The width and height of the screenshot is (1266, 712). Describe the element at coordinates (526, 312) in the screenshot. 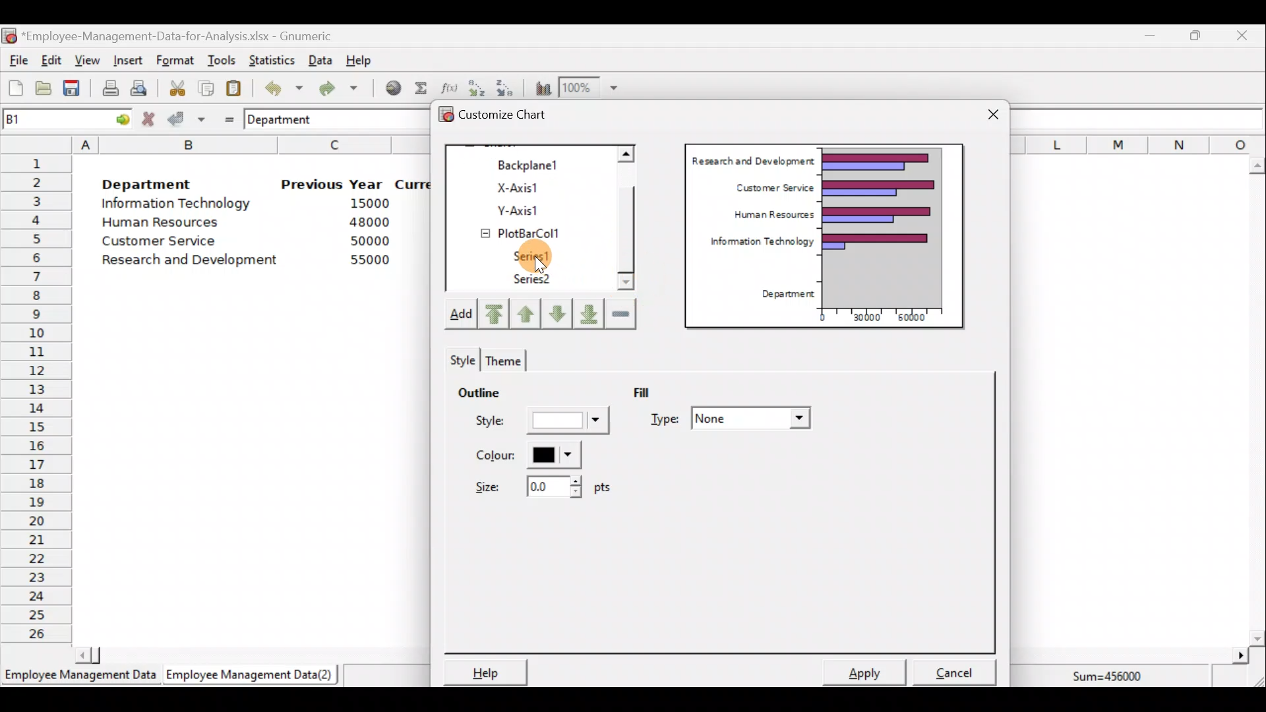

I see `Move up` at that location.